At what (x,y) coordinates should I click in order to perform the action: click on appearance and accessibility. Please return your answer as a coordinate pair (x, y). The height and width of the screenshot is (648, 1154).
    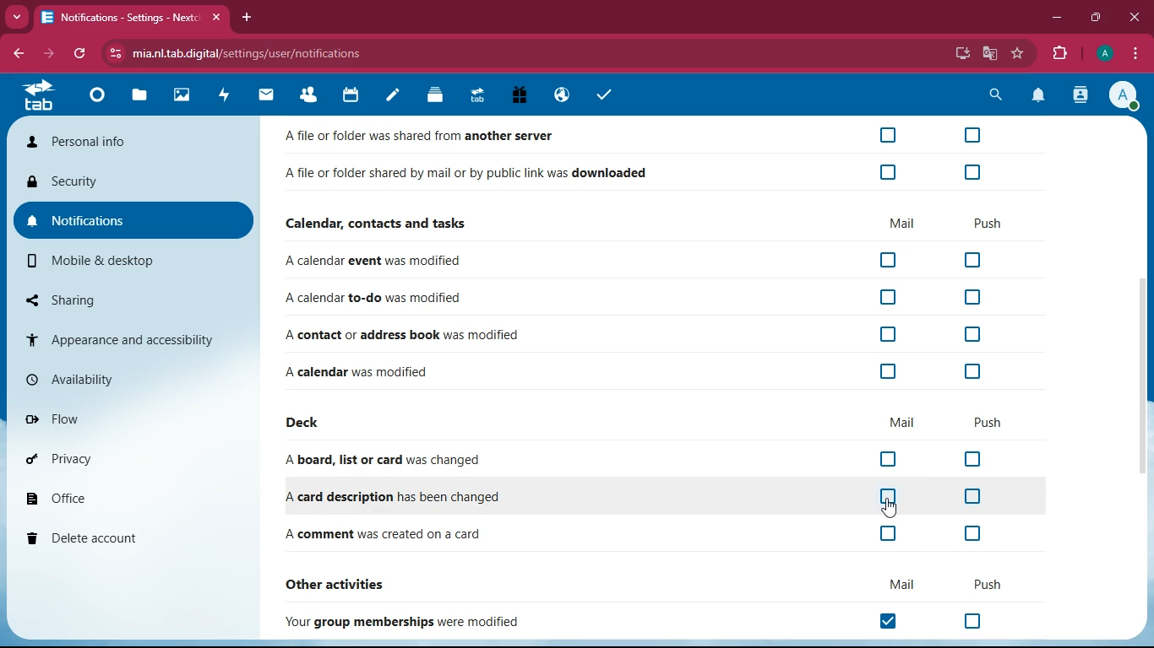
    Looking at the image, I should click on (133, 338).